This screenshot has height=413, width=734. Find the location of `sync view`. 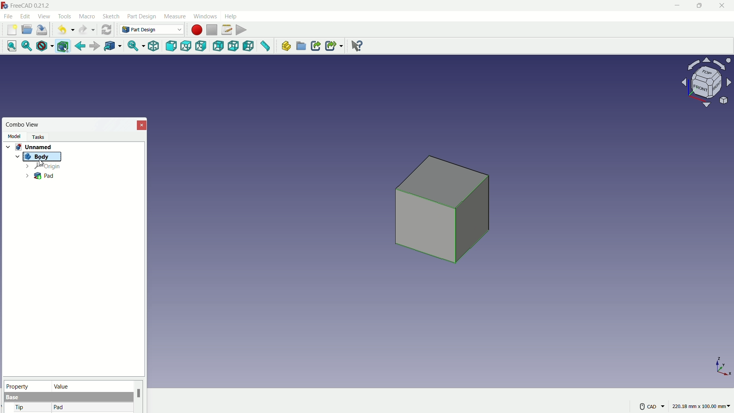

sync view is located at coordinates (133, 47).